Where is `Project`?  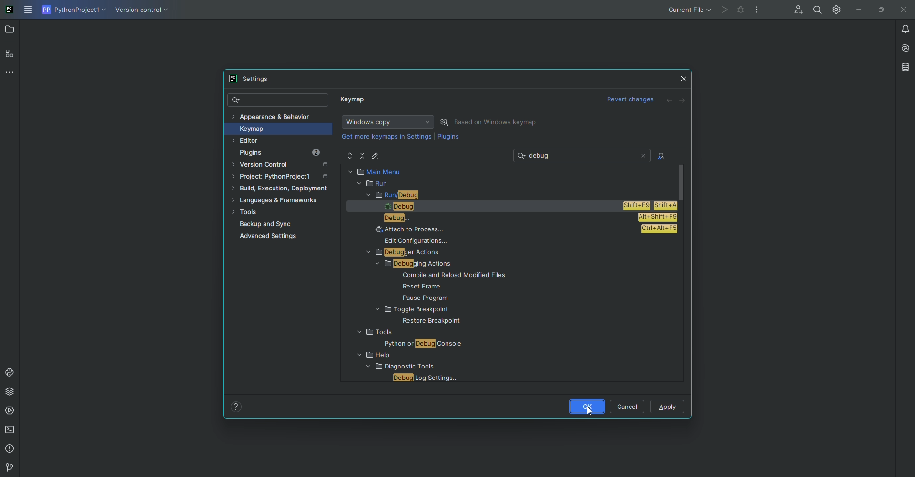
Project is located at coordinates (10, 30).